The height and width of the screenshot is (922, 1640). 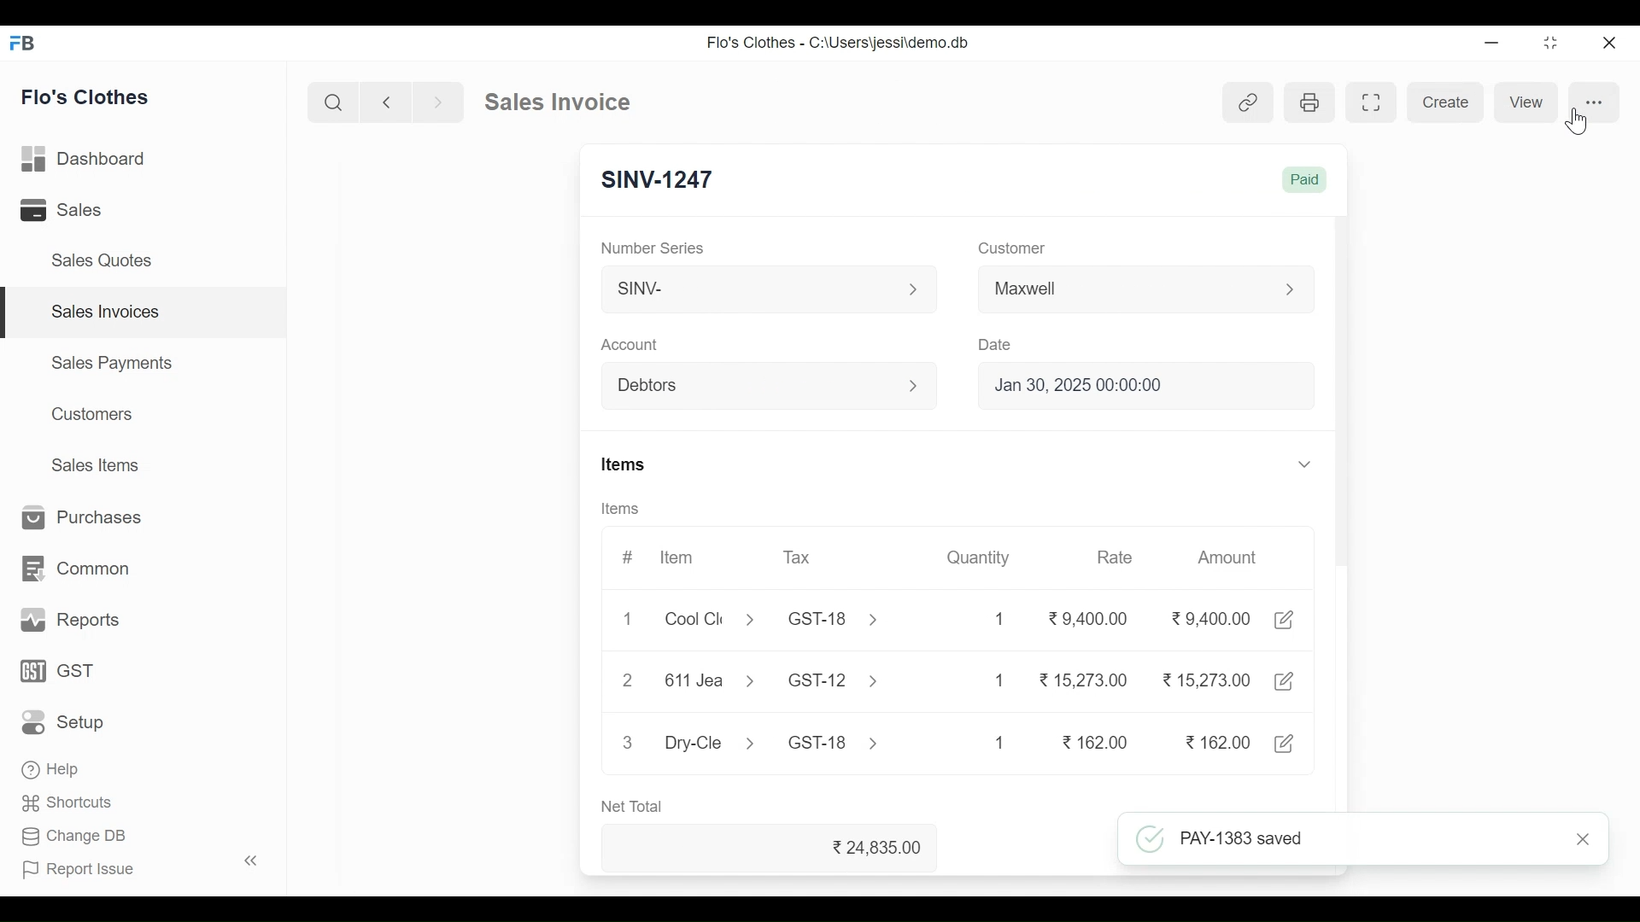 What do you see at coordinates (68, 721) in the screenshot?
I see `Setup` at bounding box center [68, 721].